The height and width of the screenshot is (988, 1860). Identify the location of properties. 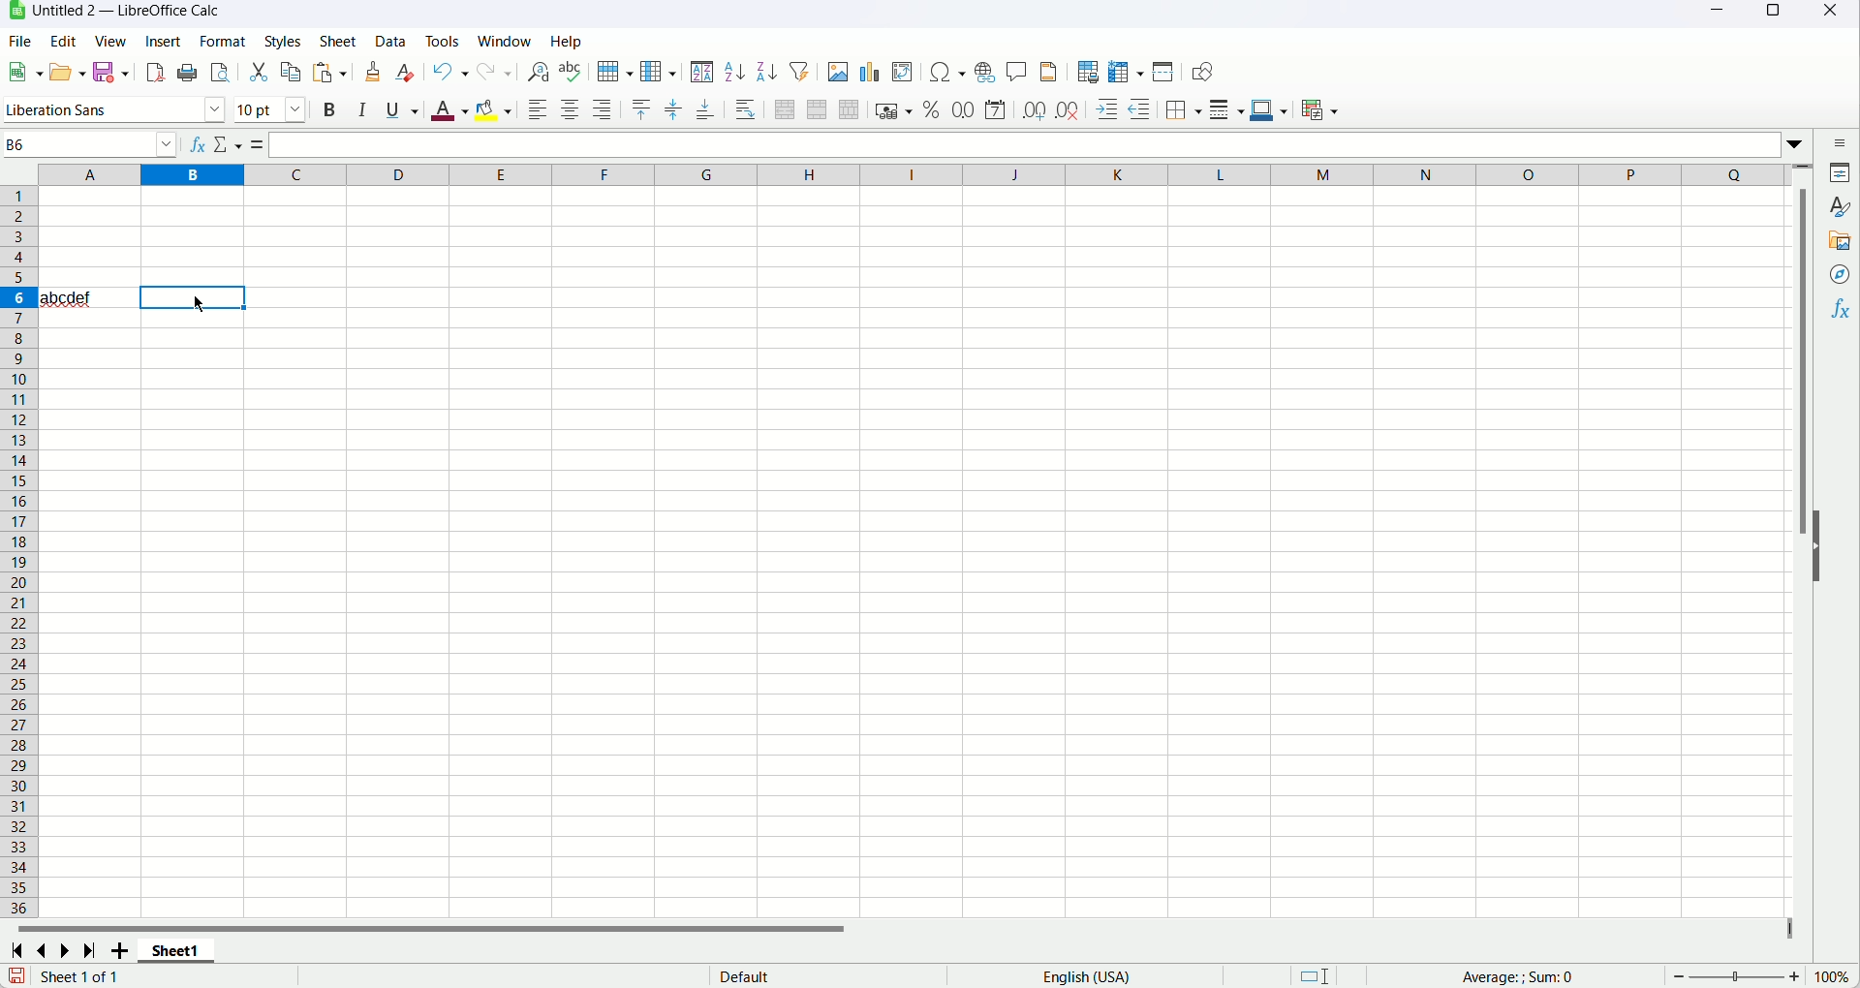
(1841, 174).